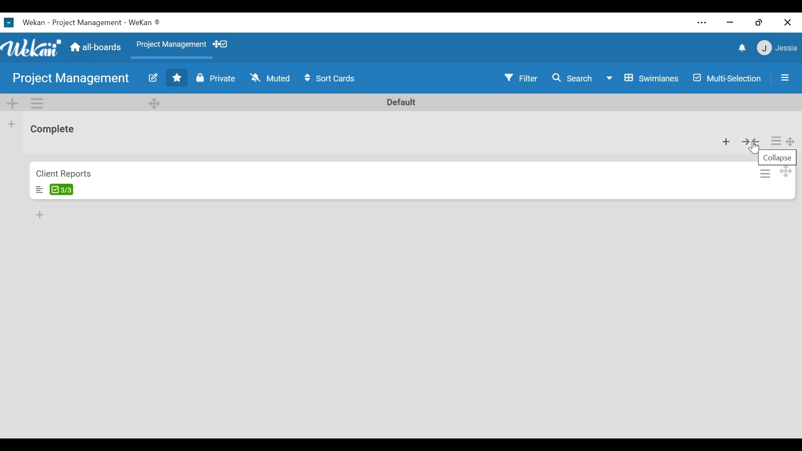 This screenshot has width=802, height=451. I want to click on Restore, so click(759, 22).